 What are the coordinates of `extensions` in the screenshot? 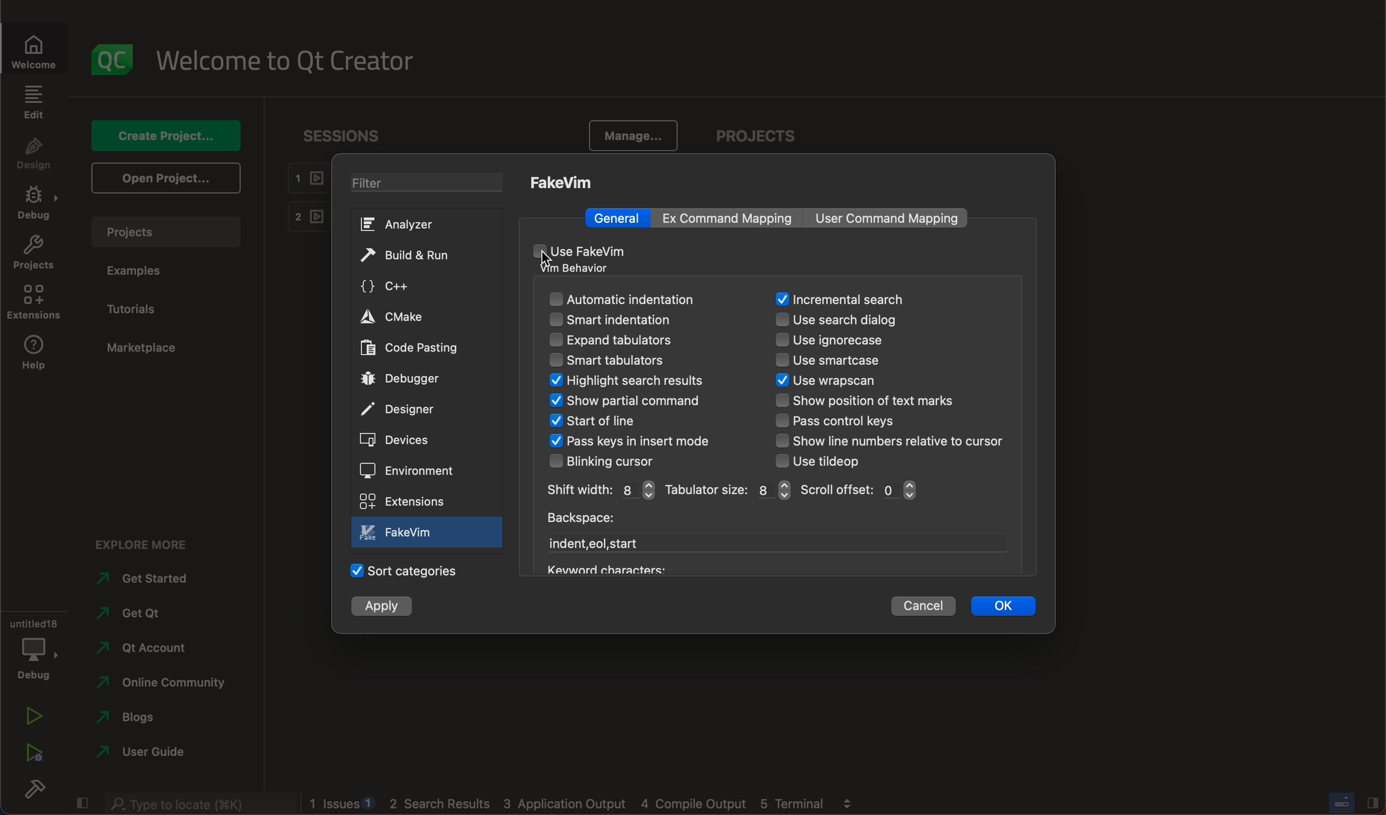 It's located at (403, 501).